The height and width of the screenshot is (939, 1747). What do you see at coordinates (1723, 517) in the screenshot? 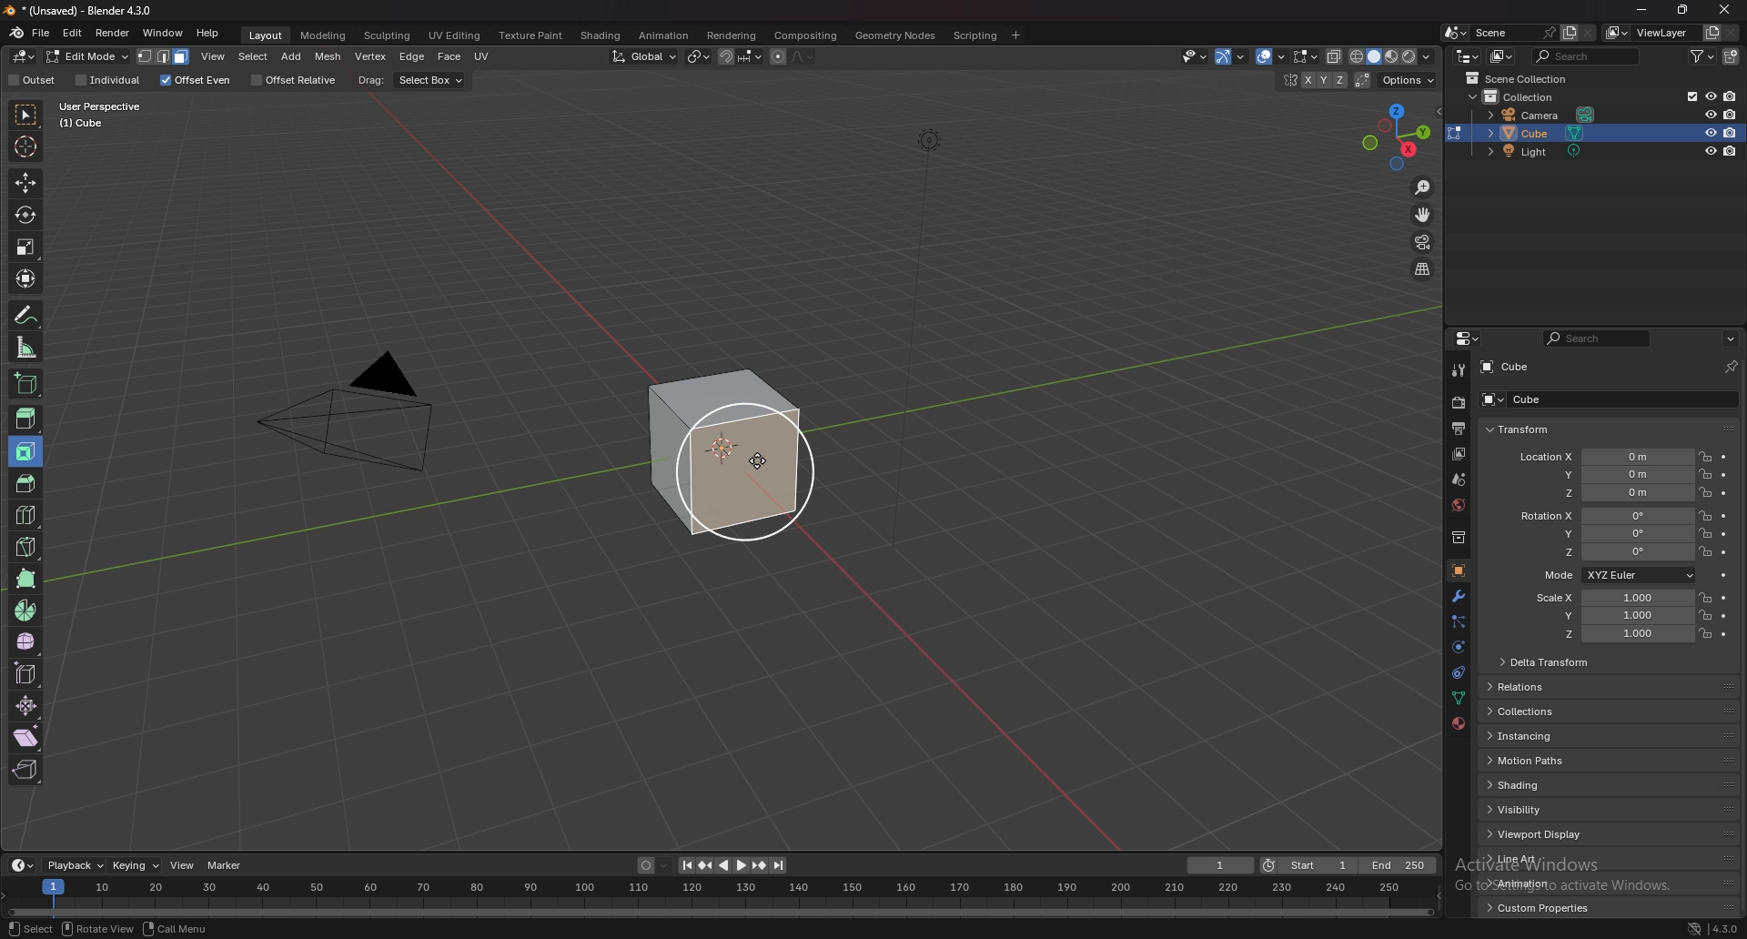
I see `animate property` at bounding box center [1723, 517].